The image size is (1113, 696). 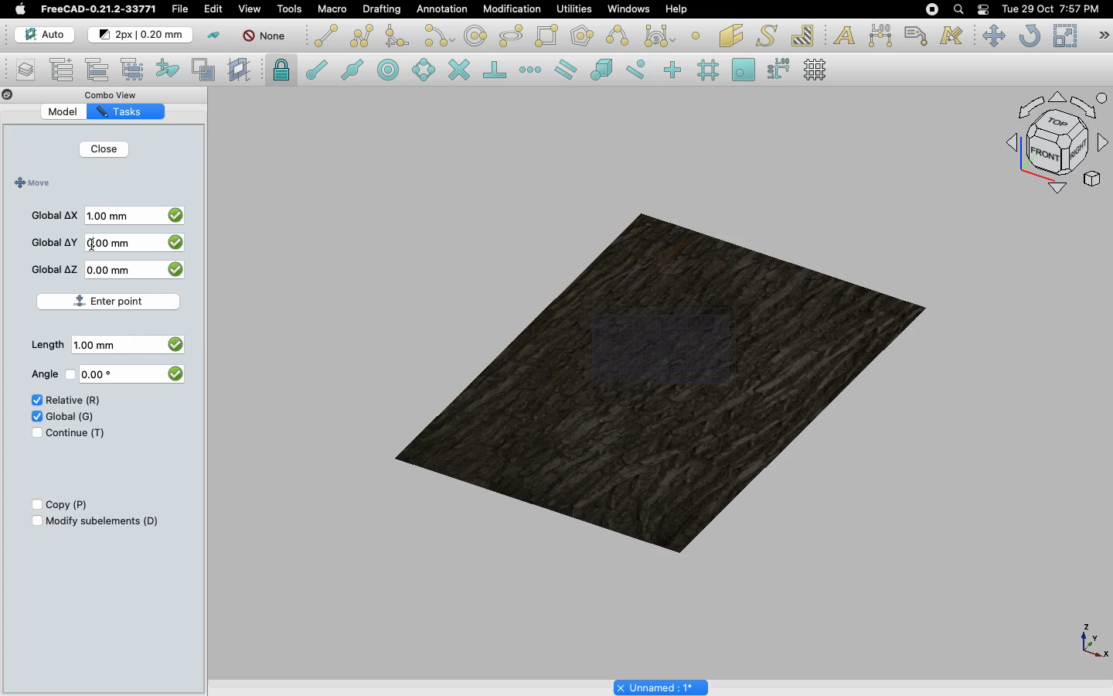 I want to click on Bezier tools, so click(x=662, y=36).